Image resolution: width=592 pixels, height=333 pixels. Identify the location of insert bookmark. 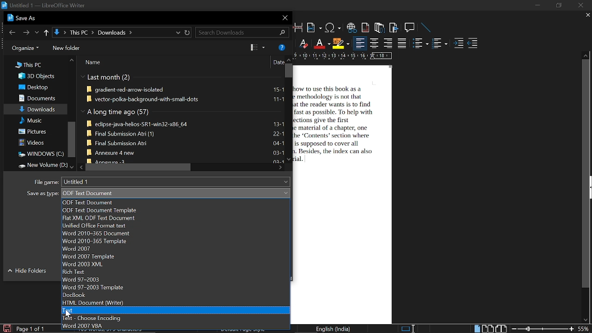
(395, 28).